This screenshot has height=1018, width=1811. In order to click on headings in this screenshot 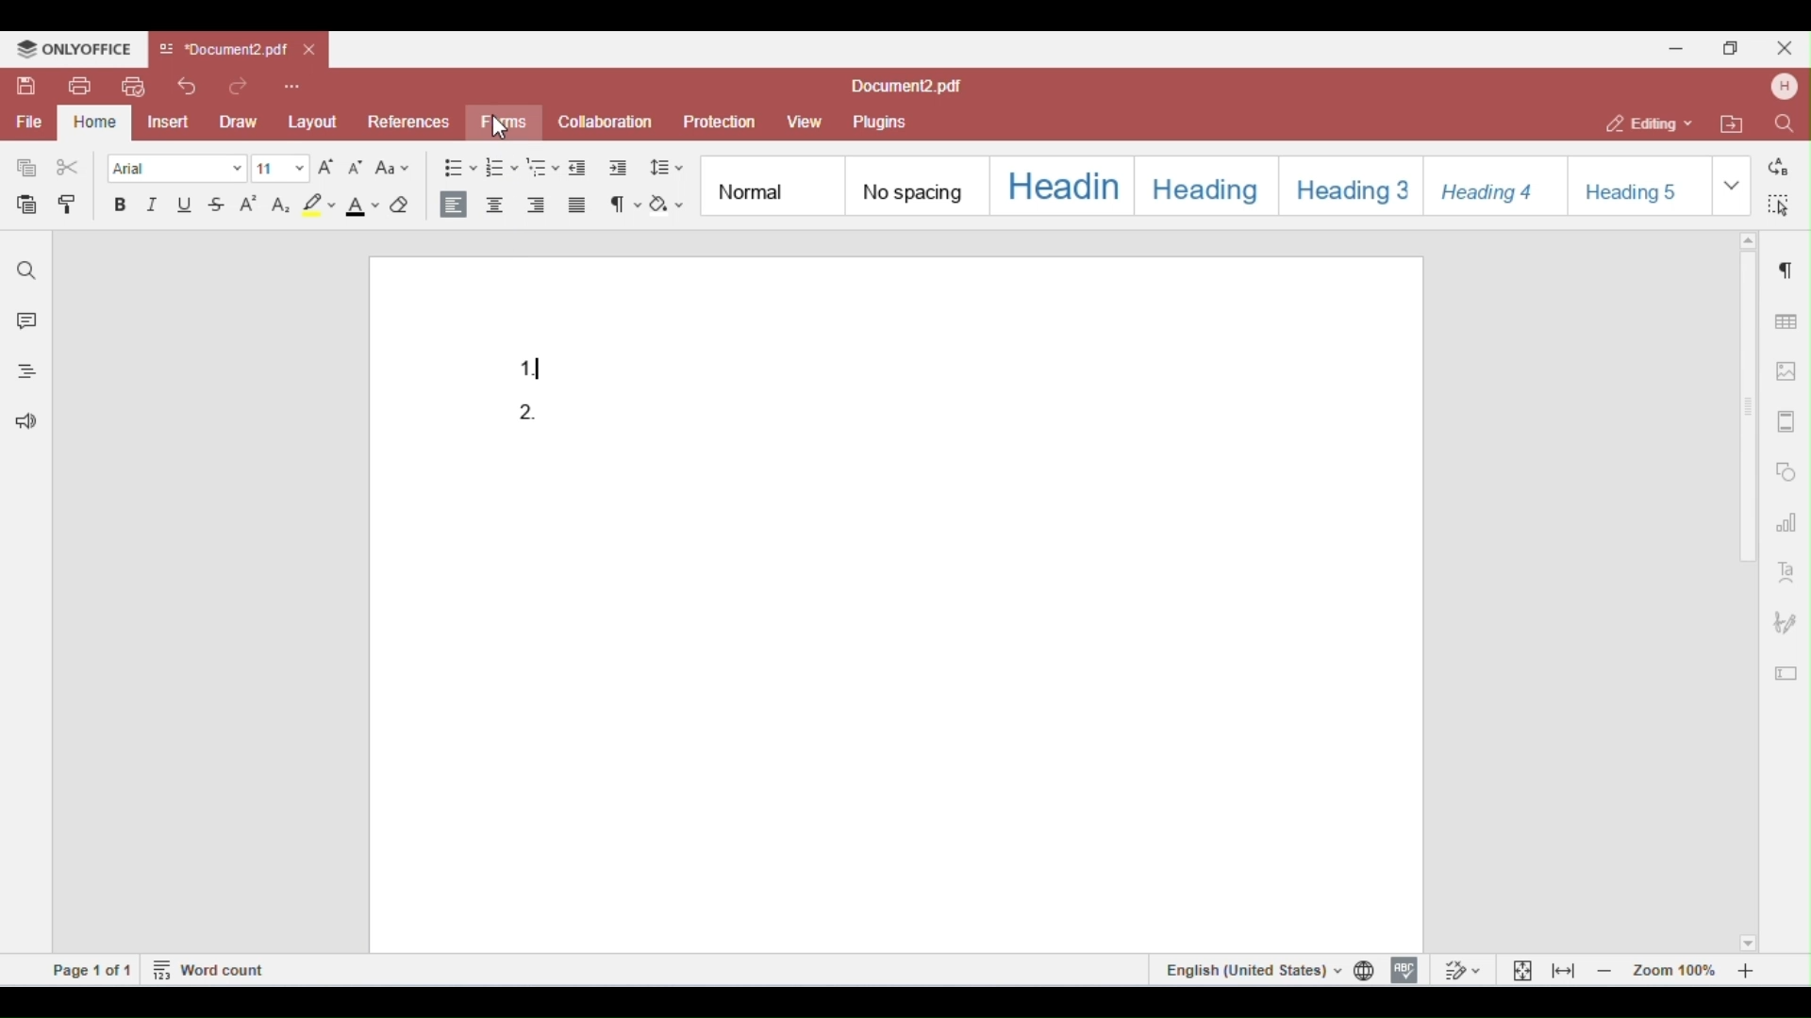, I will do `click(22, 374)`.